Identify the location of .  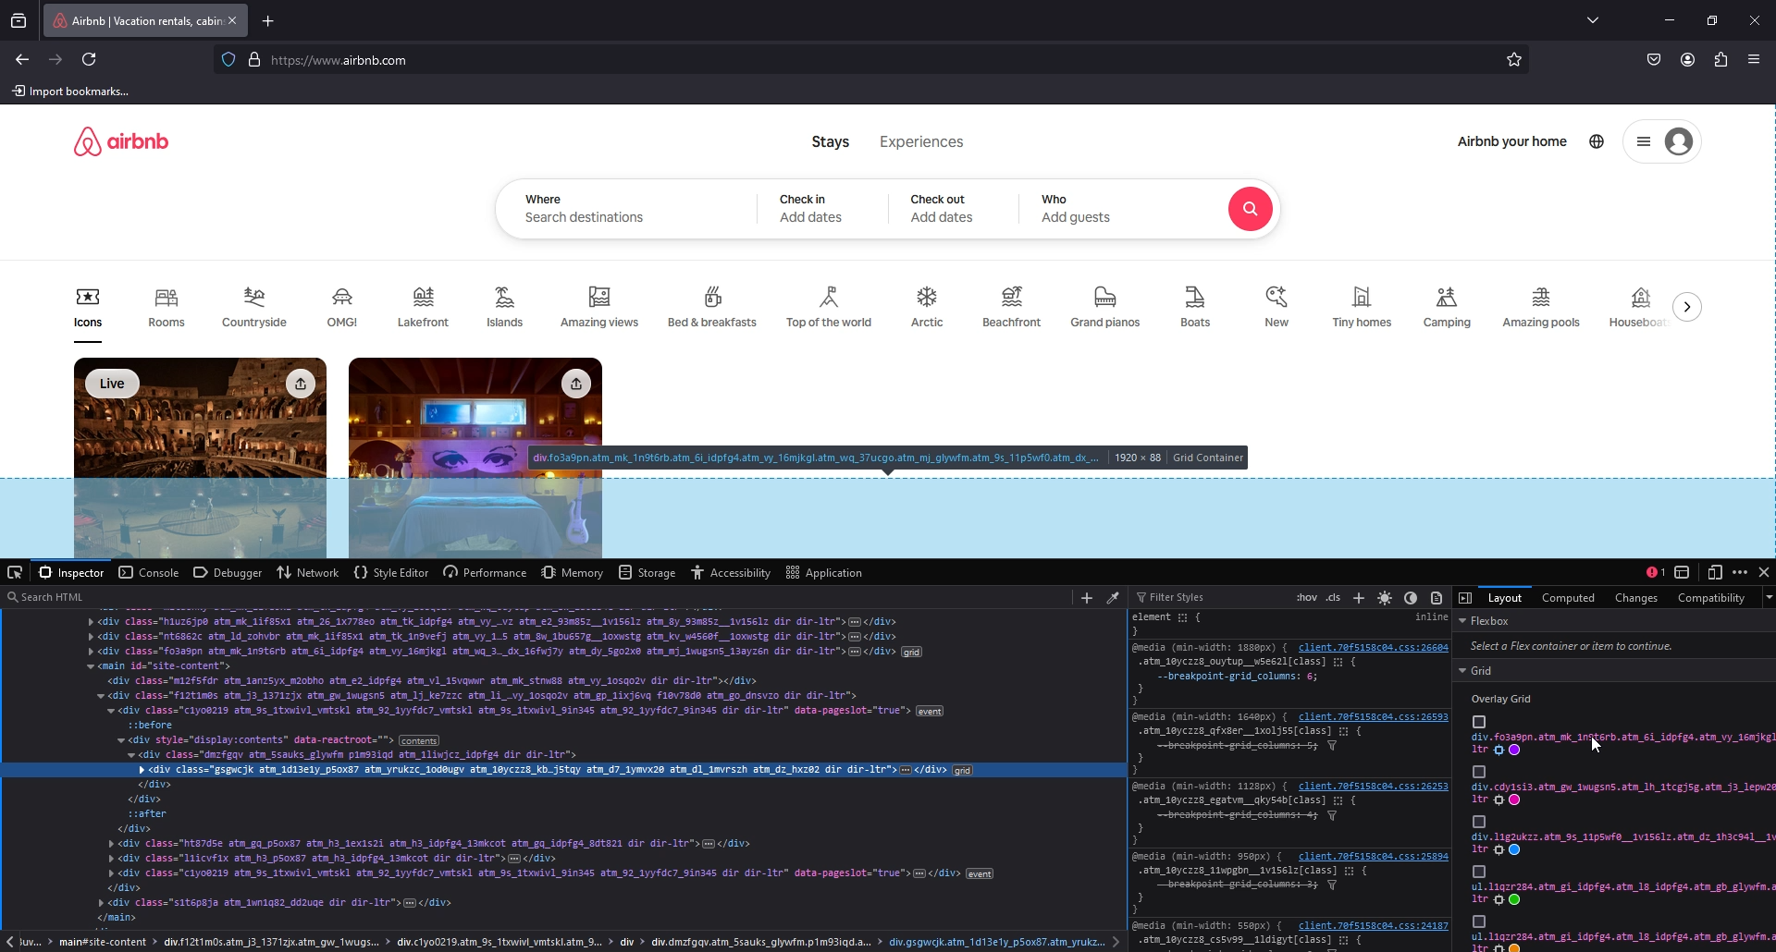
(1478, 821).